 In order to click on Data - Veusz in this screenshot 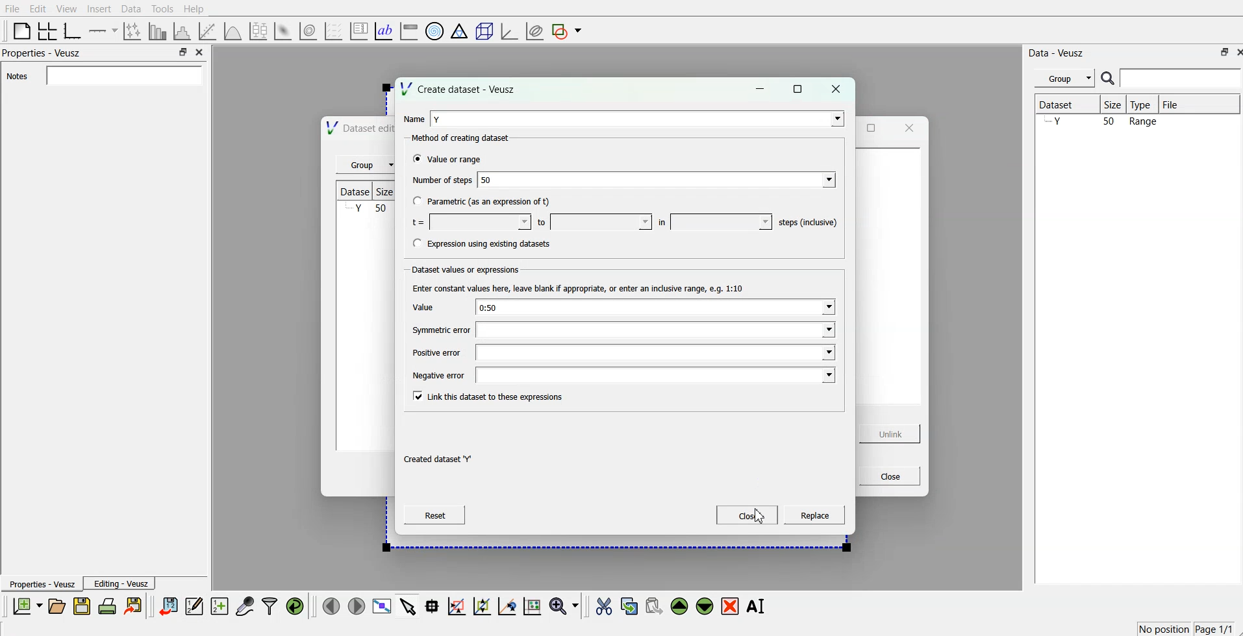, I will do `click(1057, 53)`.